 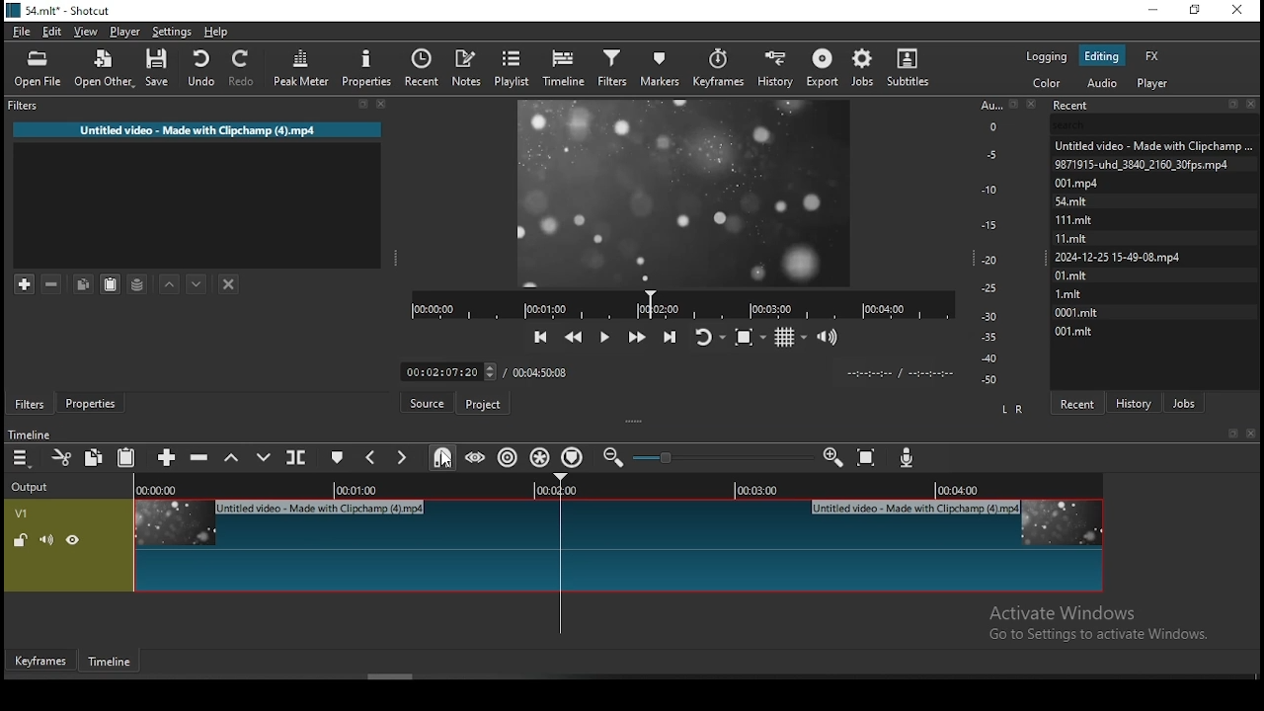 What do you see at coordinates (1104, 55) in the screenshot?
I see `editing` at bounding box center [1104, 55].